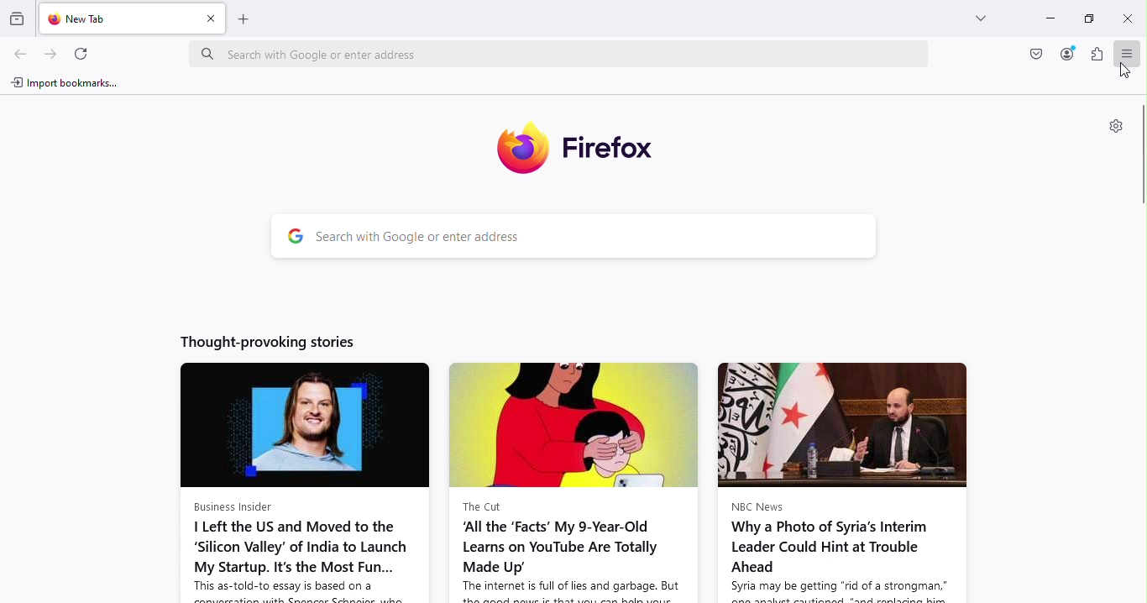  What do you see at coordinates (291, 236) in the screenshot?
I see `google logo` at bounding box center [291, 236].